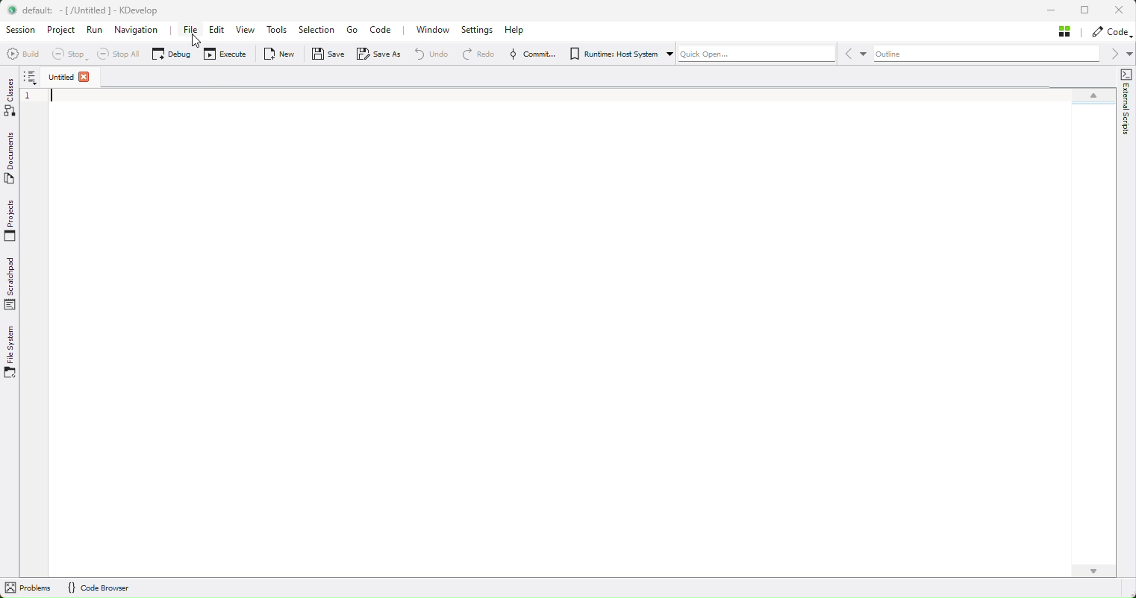 The width and height of the screenshot is (1136, 598). I want to click on New, so click(282, 54).